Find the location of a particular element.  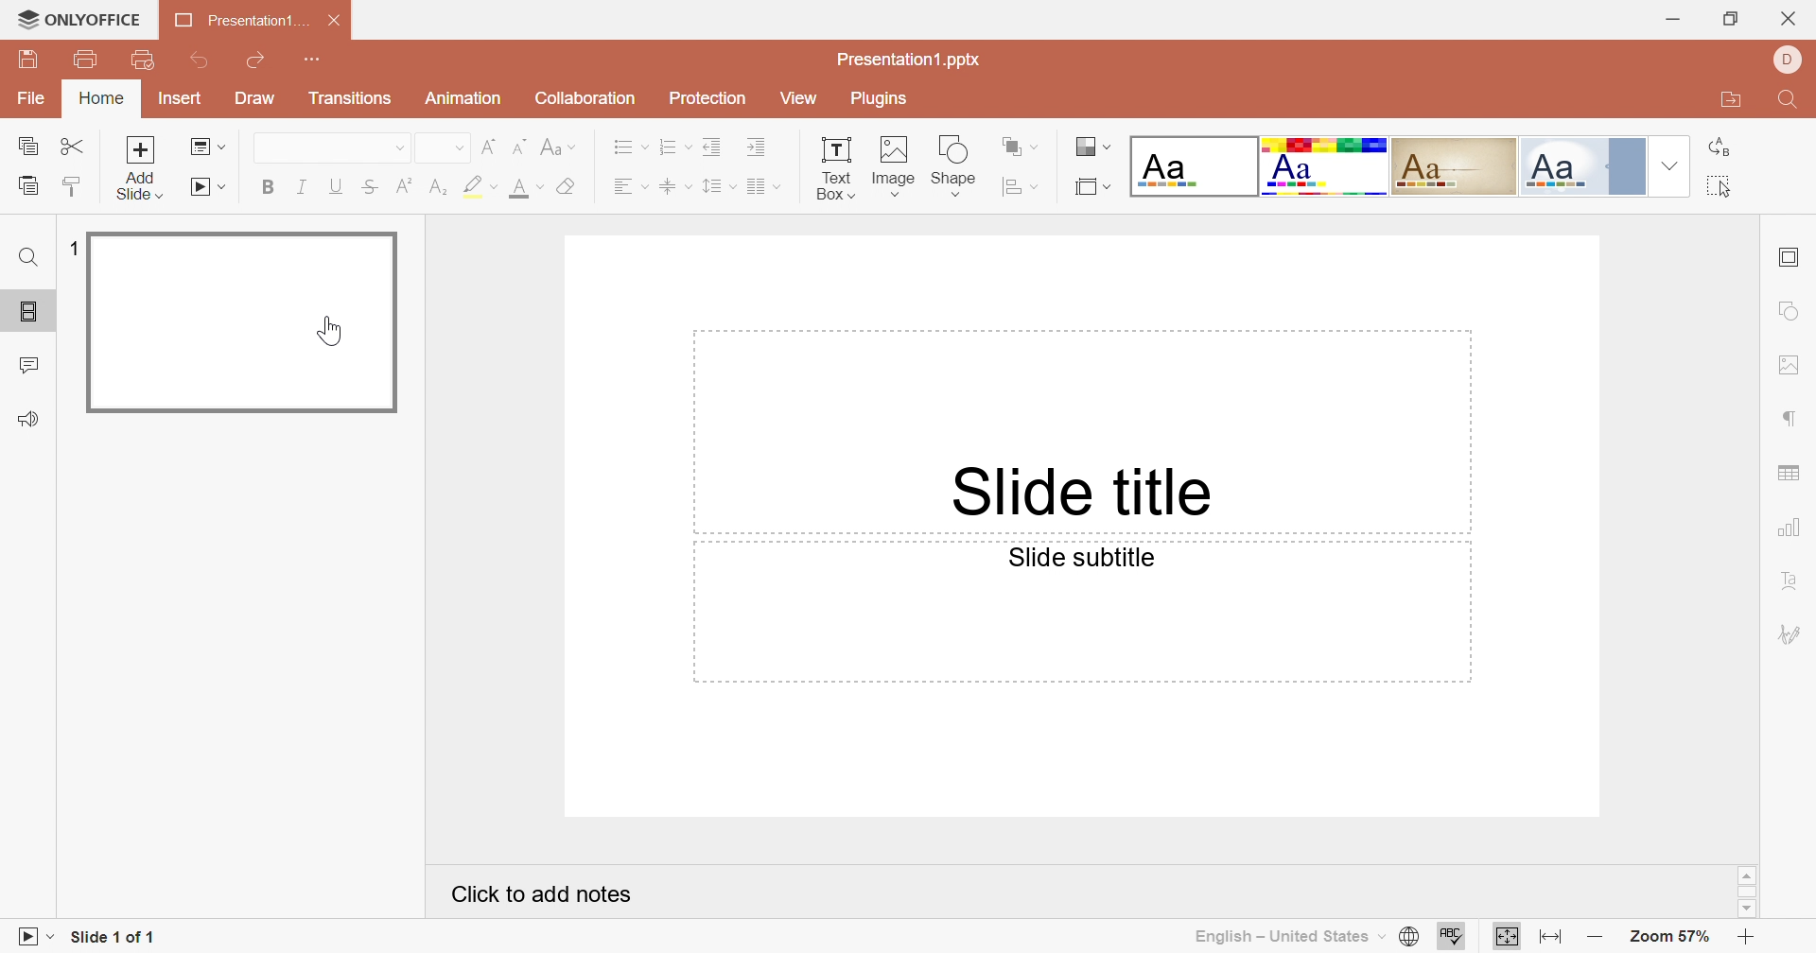

Drop Down is located at coordinates (690, 146).